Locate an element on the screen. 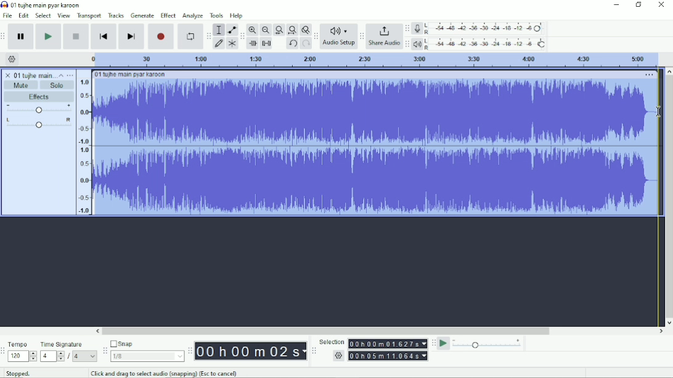 The height and width of the screenshot is (378, 673). Collapse is located at coordinates (61, 75).